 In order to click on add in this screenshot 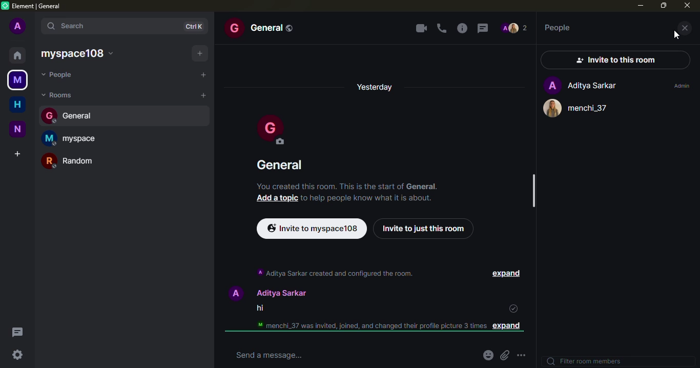, I will do `click(197, 53)`.